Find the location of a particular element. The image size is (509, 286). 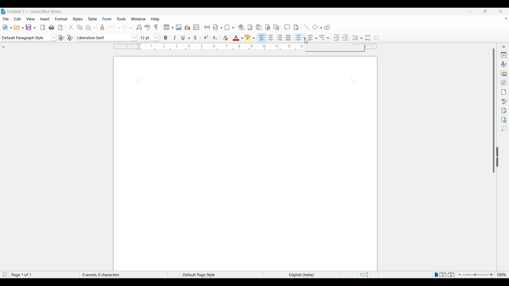

Style inspector is located at coordinates (503, 101).